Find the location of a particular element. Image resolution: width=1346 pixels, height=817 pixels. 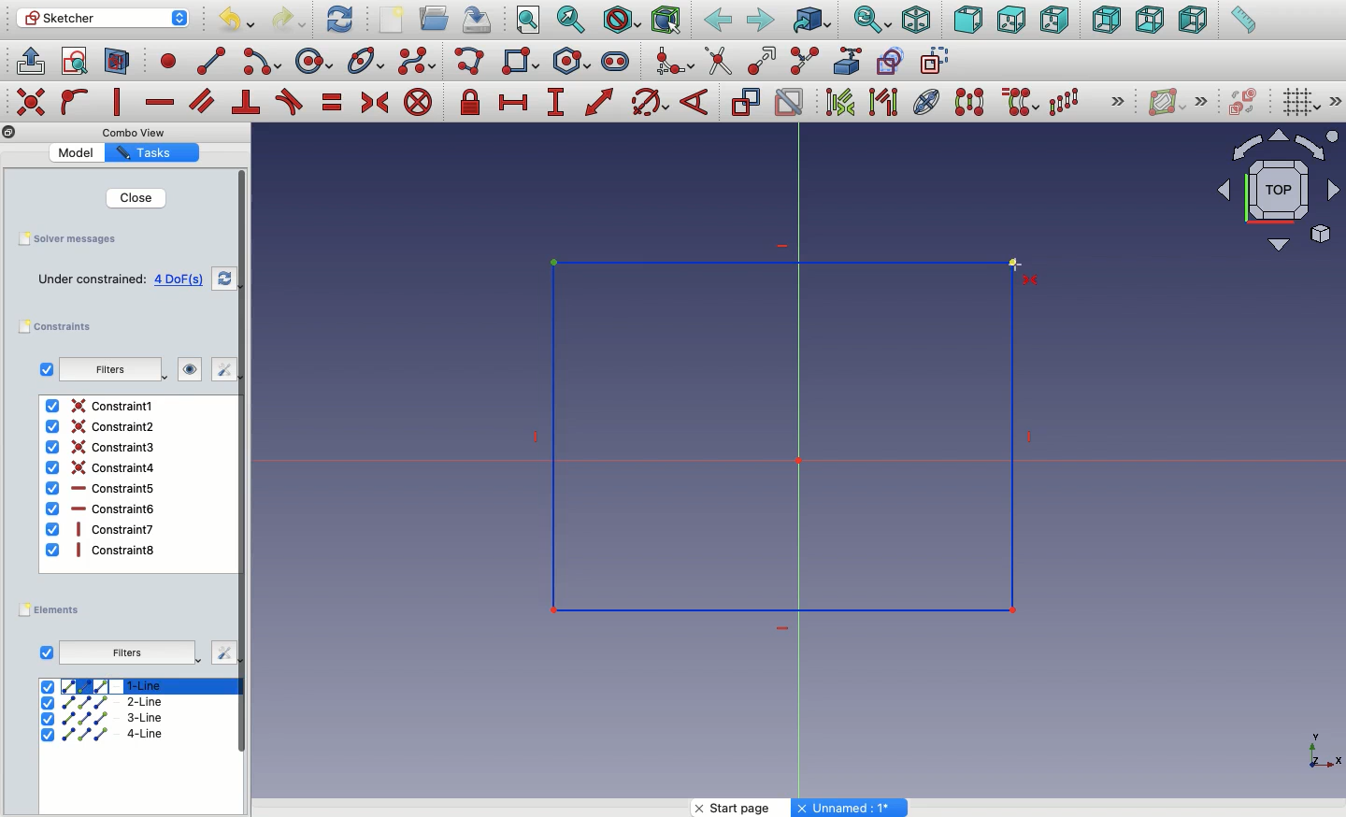

constrain point onto object is located at coordinates (75, 101).